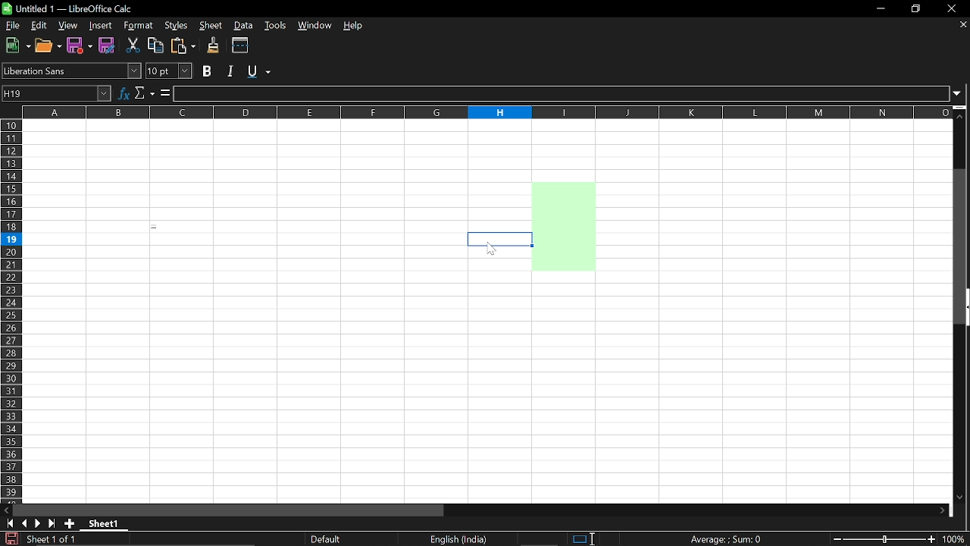  I want to click on Fillable cells, so click(310, 395).